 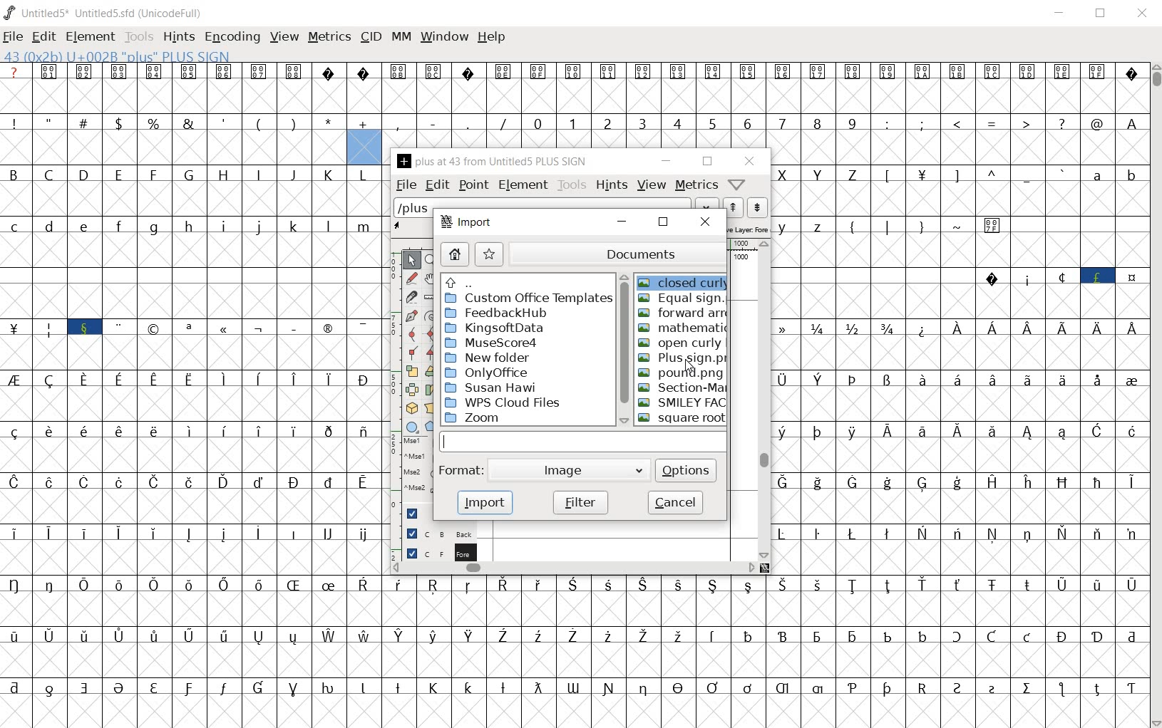 I want to click on show the next word on the list, so click(x=731, y=207).